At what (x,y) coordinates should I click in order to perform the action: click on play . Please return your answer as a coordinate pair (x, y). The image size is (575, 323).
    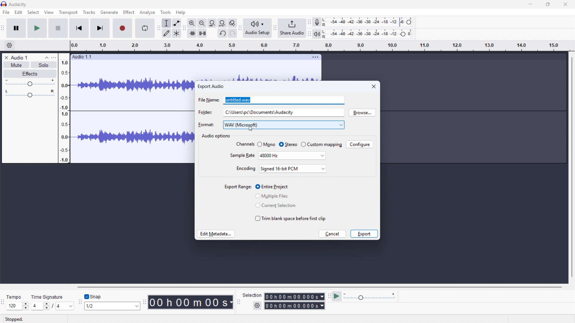
    Looking at the image, I should click on (37, 28).